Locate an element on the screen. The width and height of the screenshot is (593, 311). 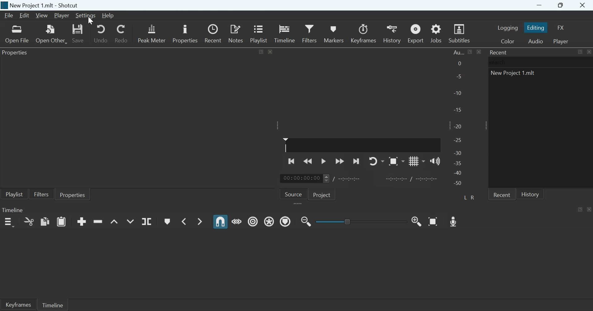
Close is located at coordinates (589, 209).